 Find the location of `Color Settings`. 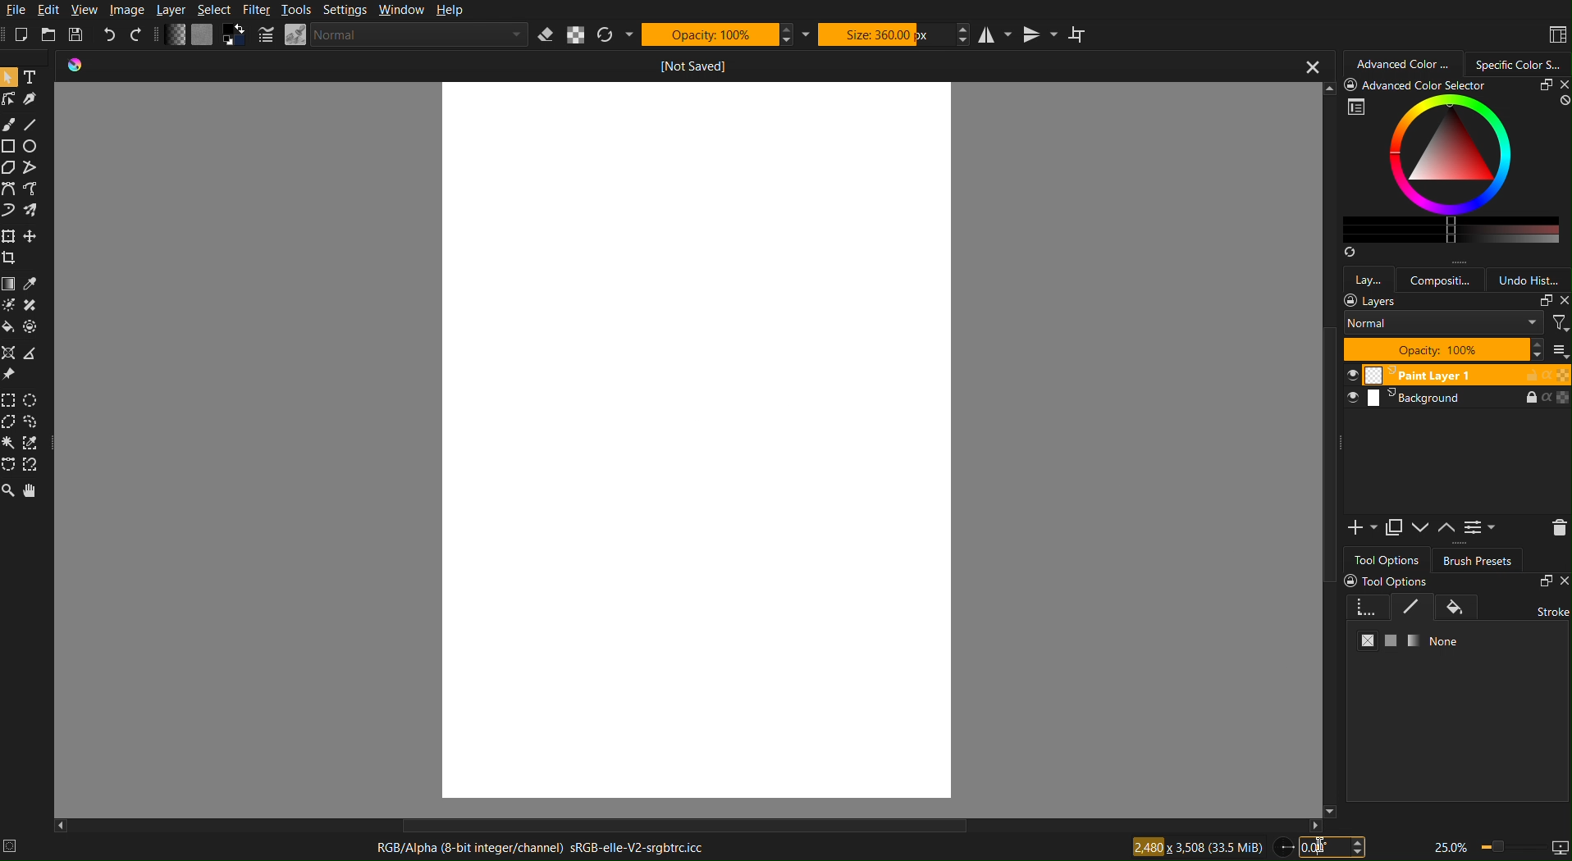

Color Settings is located at coordinates (204, 36).